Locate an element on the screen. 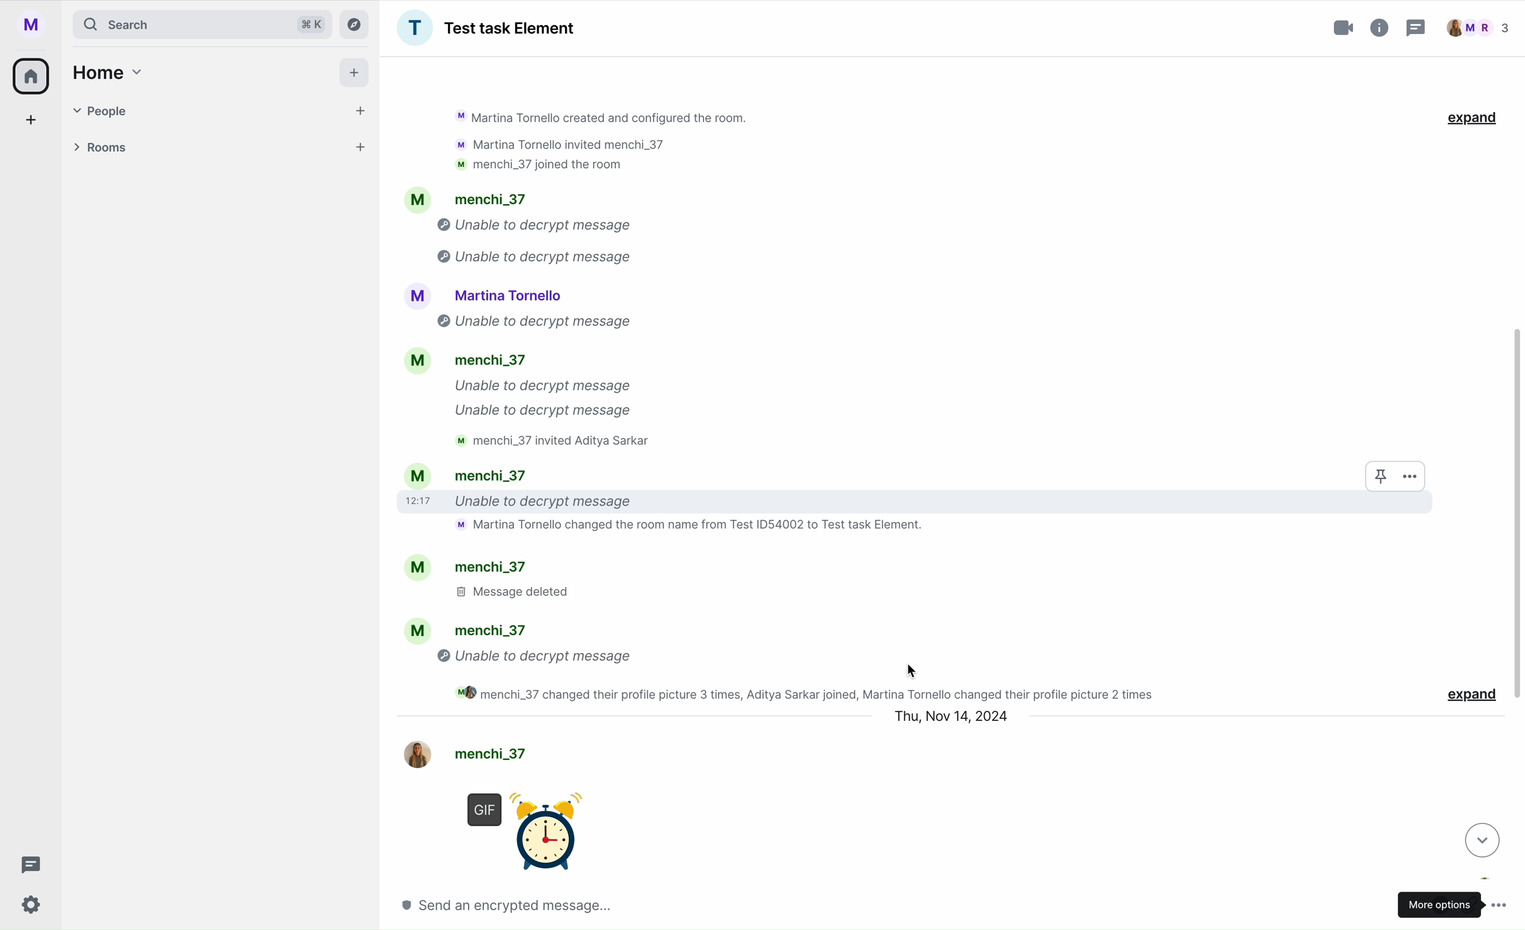  threads is located at coordinates (1414, 30).